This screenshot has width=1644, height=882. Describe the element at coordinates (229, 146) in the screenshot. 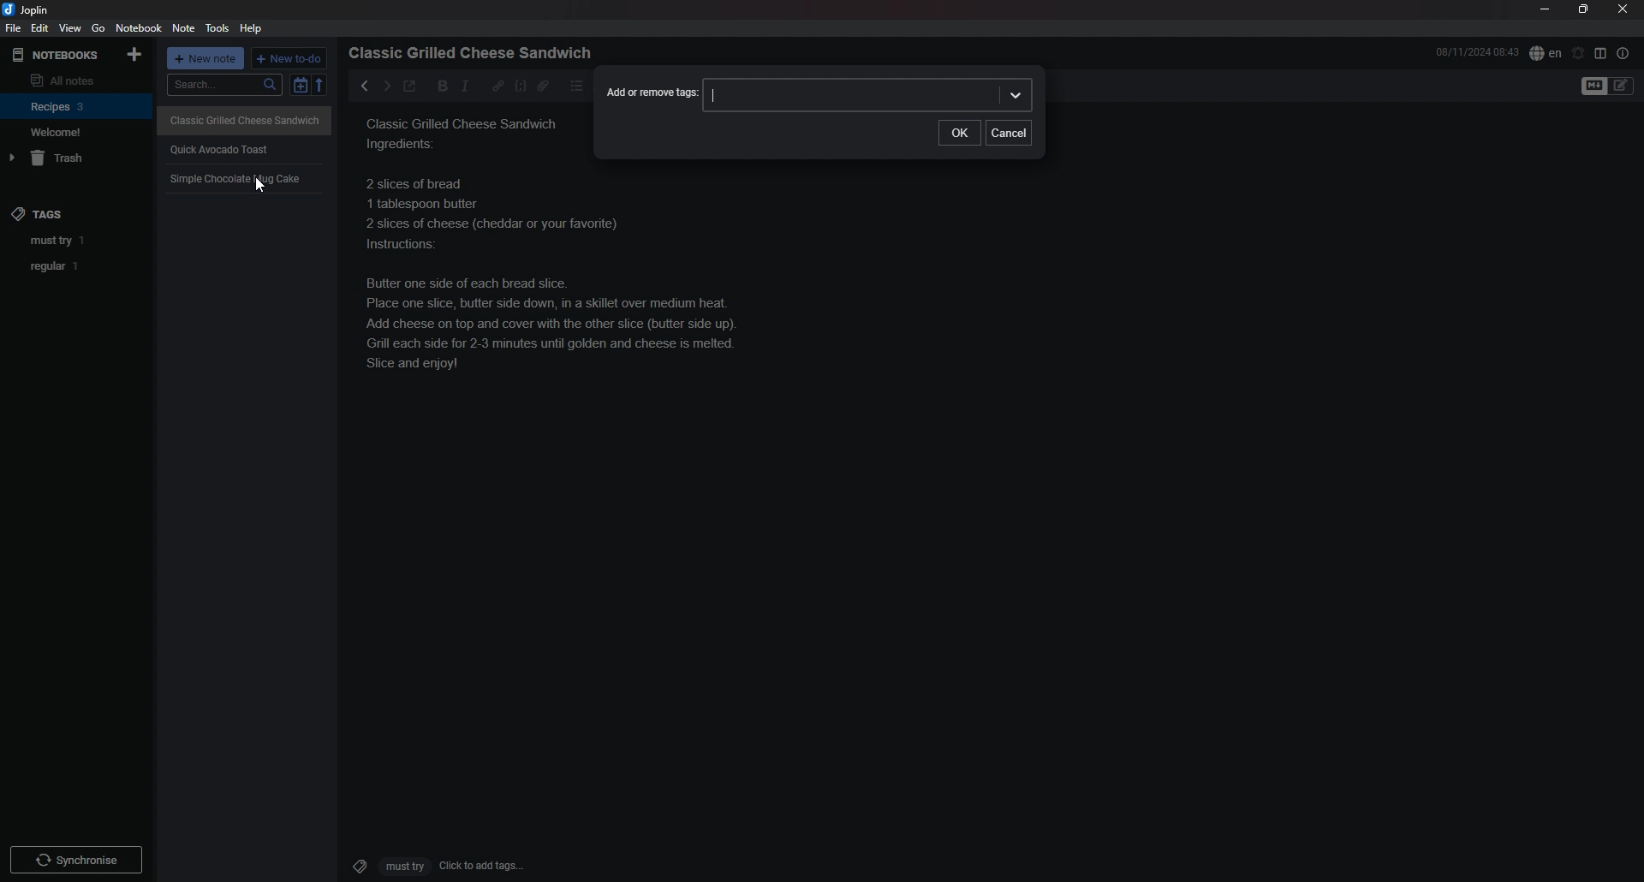

I see `quick avocado toast` at that location.